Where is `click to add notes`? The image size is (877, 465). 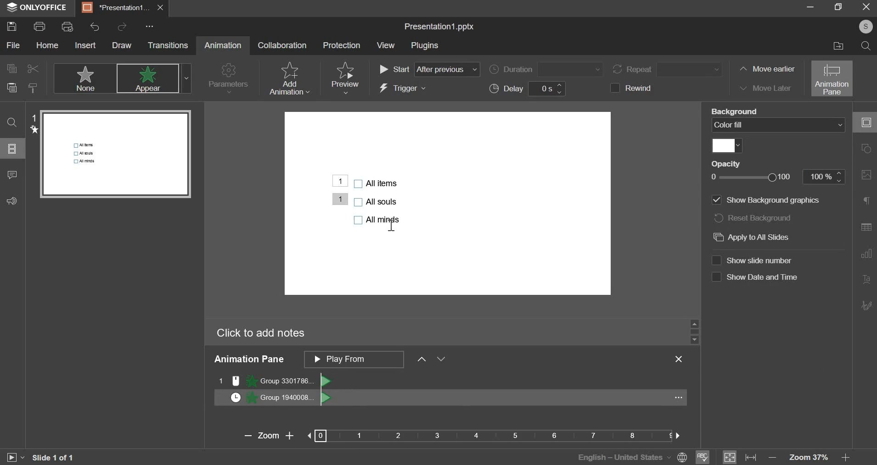
click to add notes is located at coordinates (261, 333).